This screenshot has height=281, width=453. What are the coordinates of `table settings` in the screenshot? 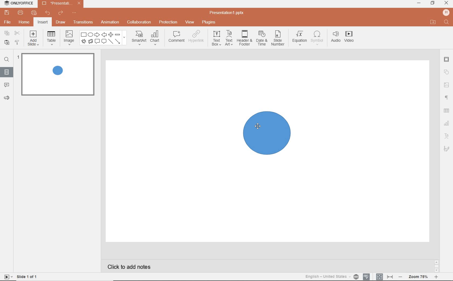 It's located at (447, 110).